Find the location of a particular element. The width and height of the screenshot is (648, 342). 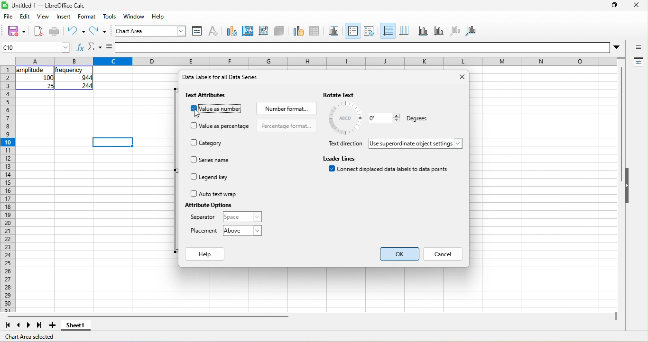

series name is located at coordinates (212, 160).